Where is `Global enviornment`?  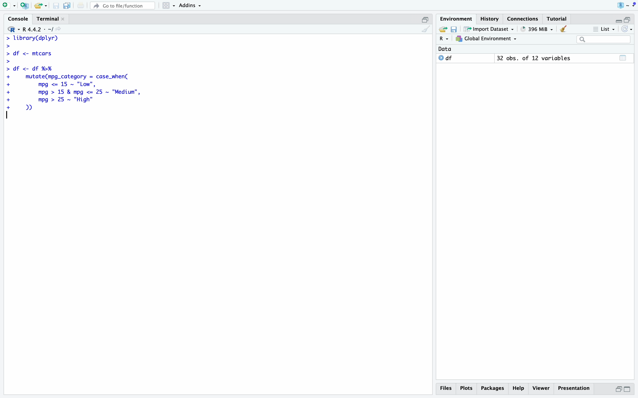 Global enviornment is located at coordinates (486, 39).